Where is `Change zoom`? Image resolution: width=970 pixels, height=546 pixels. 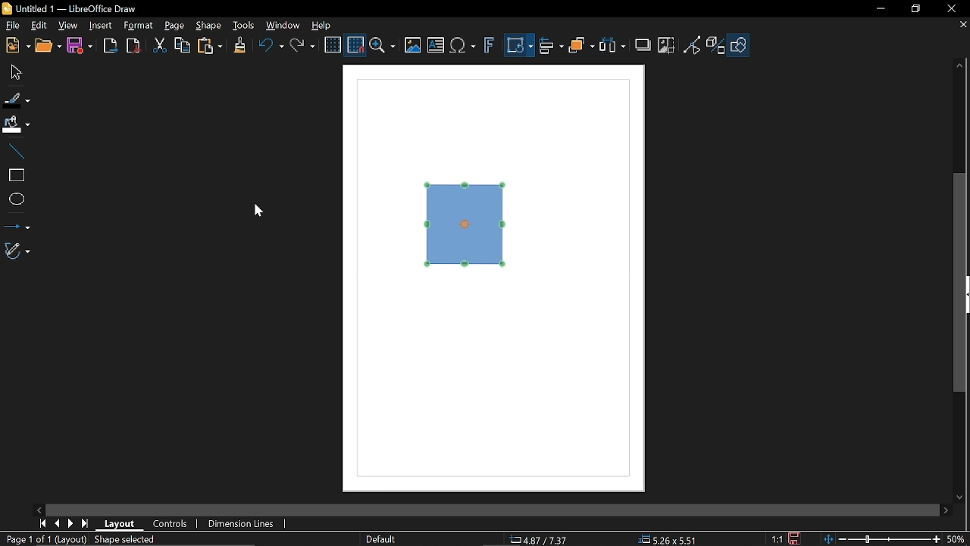
Change zoom is located at coordinates (881, 539).